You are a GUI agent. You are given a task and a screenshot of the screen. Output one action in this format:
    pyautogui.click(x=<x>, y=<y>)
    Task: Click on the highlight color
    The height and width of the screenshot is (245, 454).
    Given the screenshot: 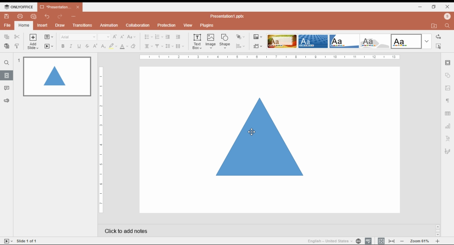 What is the action you would take?
    pyautogui.click(x=113, y=46)
    